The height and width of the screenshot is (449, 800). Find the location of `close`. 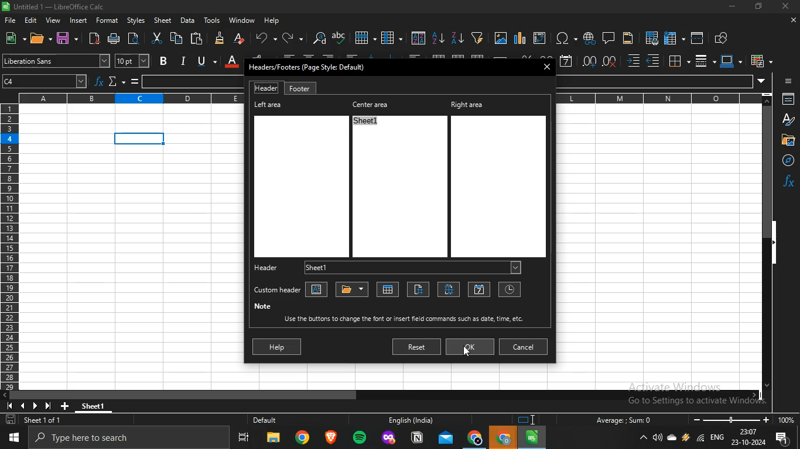

close is located at coordinates (792, 21).